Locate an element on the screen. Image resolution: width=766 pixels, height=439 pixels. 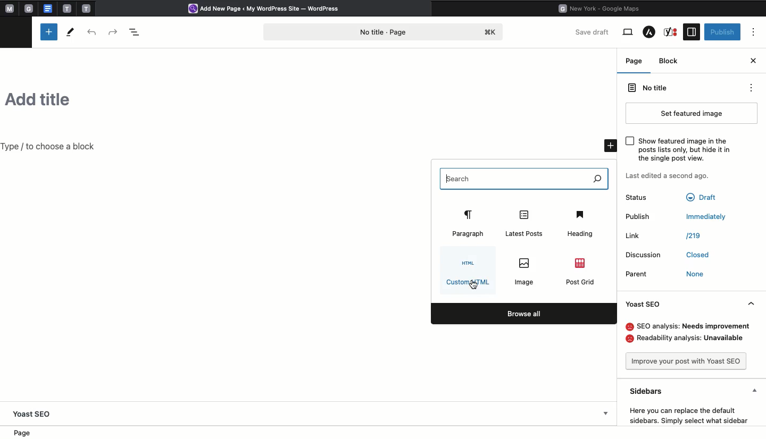
Add new block is located at coordinates (49, 32).